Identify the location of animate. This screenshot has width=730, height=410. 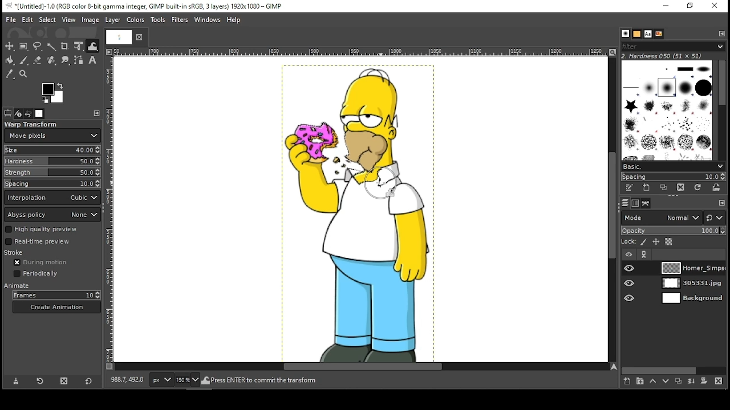
(18, 287).